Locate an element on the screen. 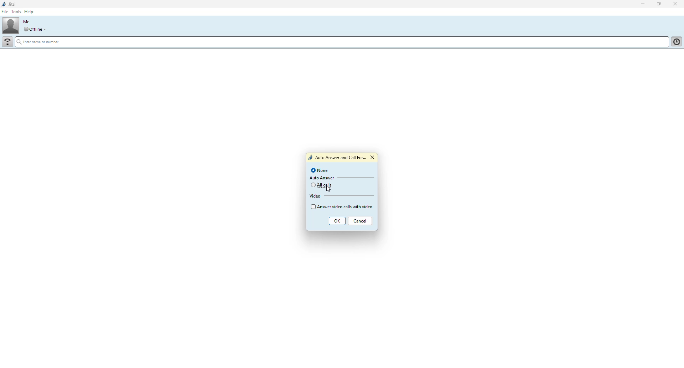 Image resolution: width=684 pixels, height=368 pixels. file is located at coordinates (6, 12).